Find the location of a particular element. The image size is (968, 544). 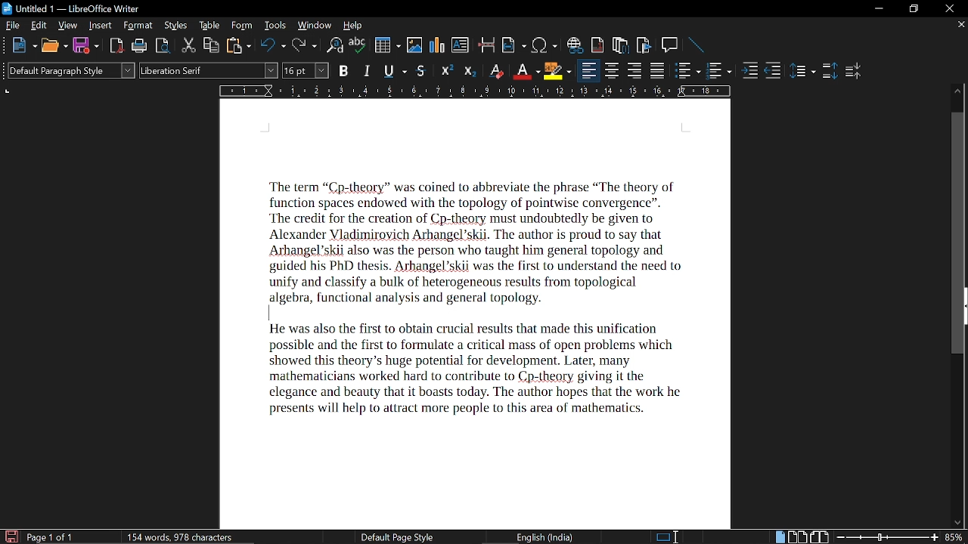

Language: English(India) is located at coordinates (544, 535).